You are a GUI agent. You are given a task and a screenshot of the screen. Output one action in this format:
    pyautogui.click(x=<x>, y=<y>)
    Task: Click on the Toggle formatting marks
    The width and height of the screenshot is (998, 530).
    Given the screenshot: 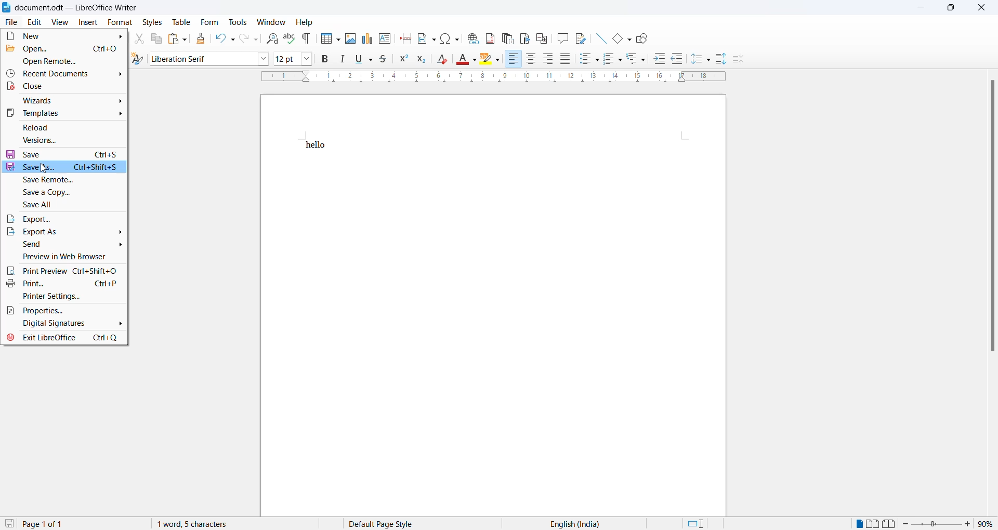 What is the action you would take?
    pyautogui.click(x=308, y=38)
    